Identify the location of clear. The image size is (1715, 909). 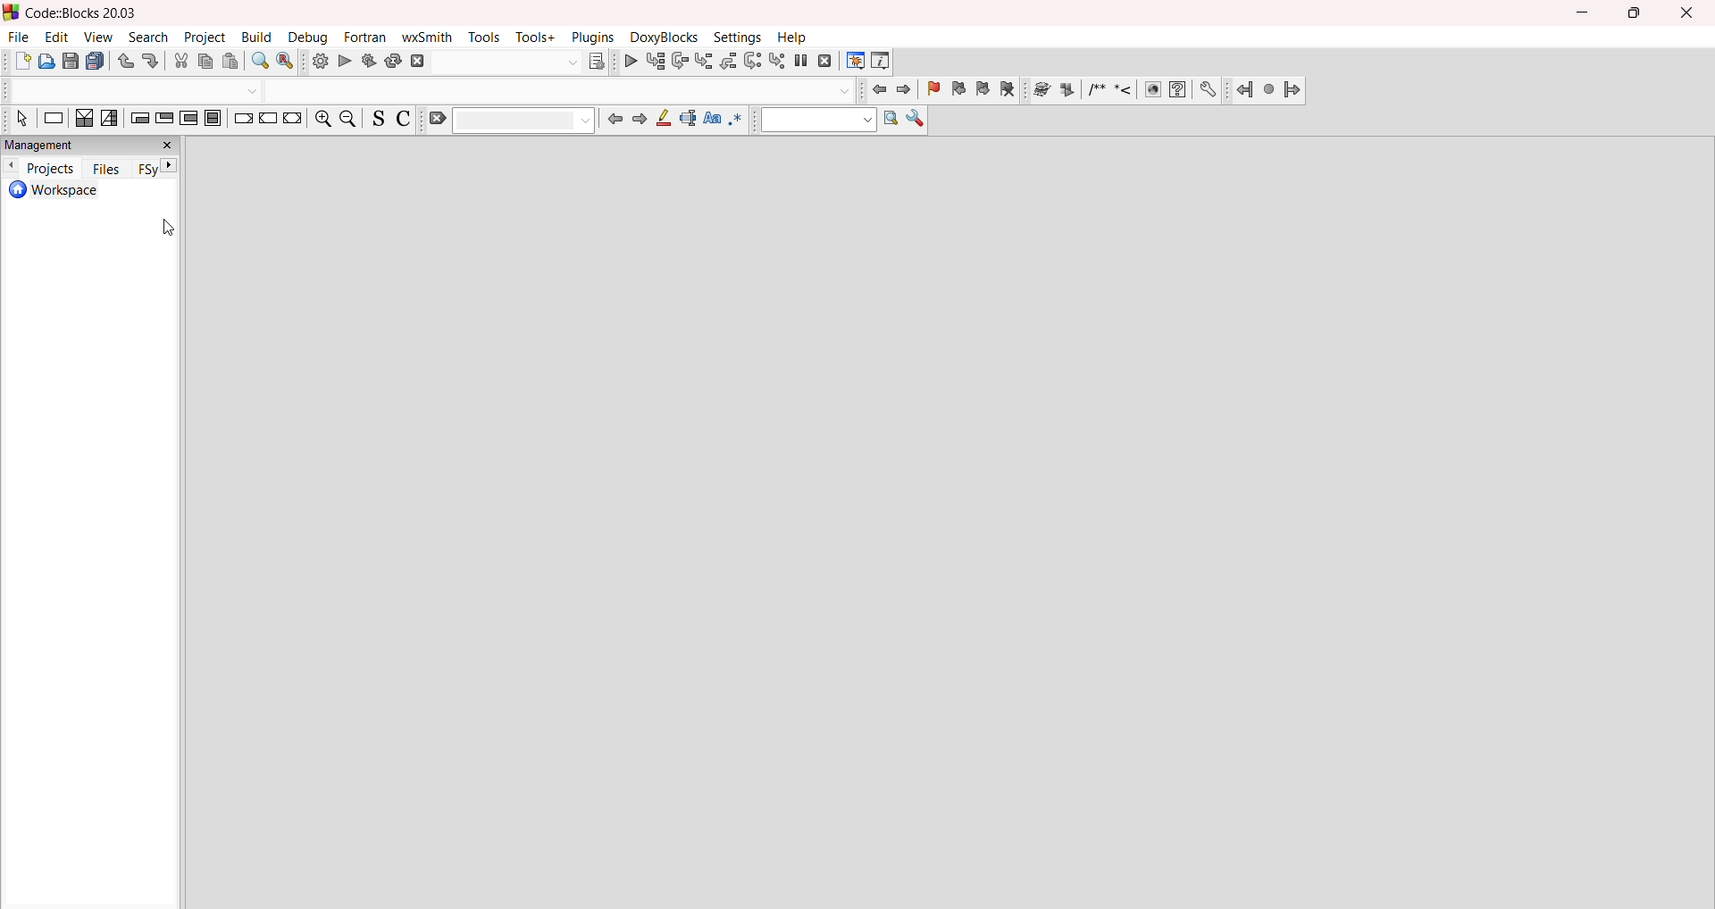
(510, 121).